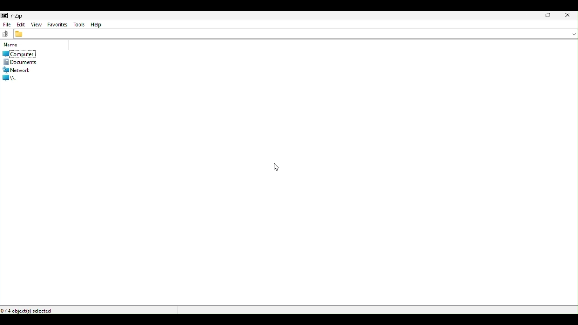 The height and width of the screenshot is (325, 578). What do you see at coordinates (549, 17) in the screenshot?
I see `Restore` at bounding box center [549, 17].